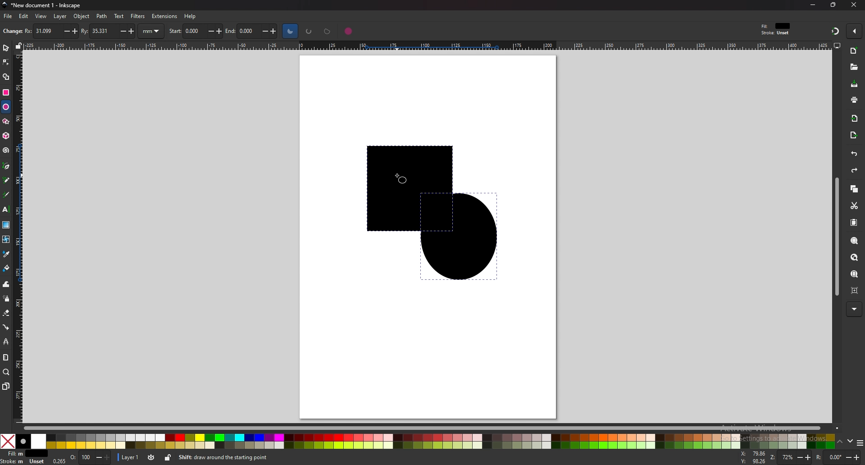 This screenshot has height=465, width=865. I want to click on redo, so click(854, 172).